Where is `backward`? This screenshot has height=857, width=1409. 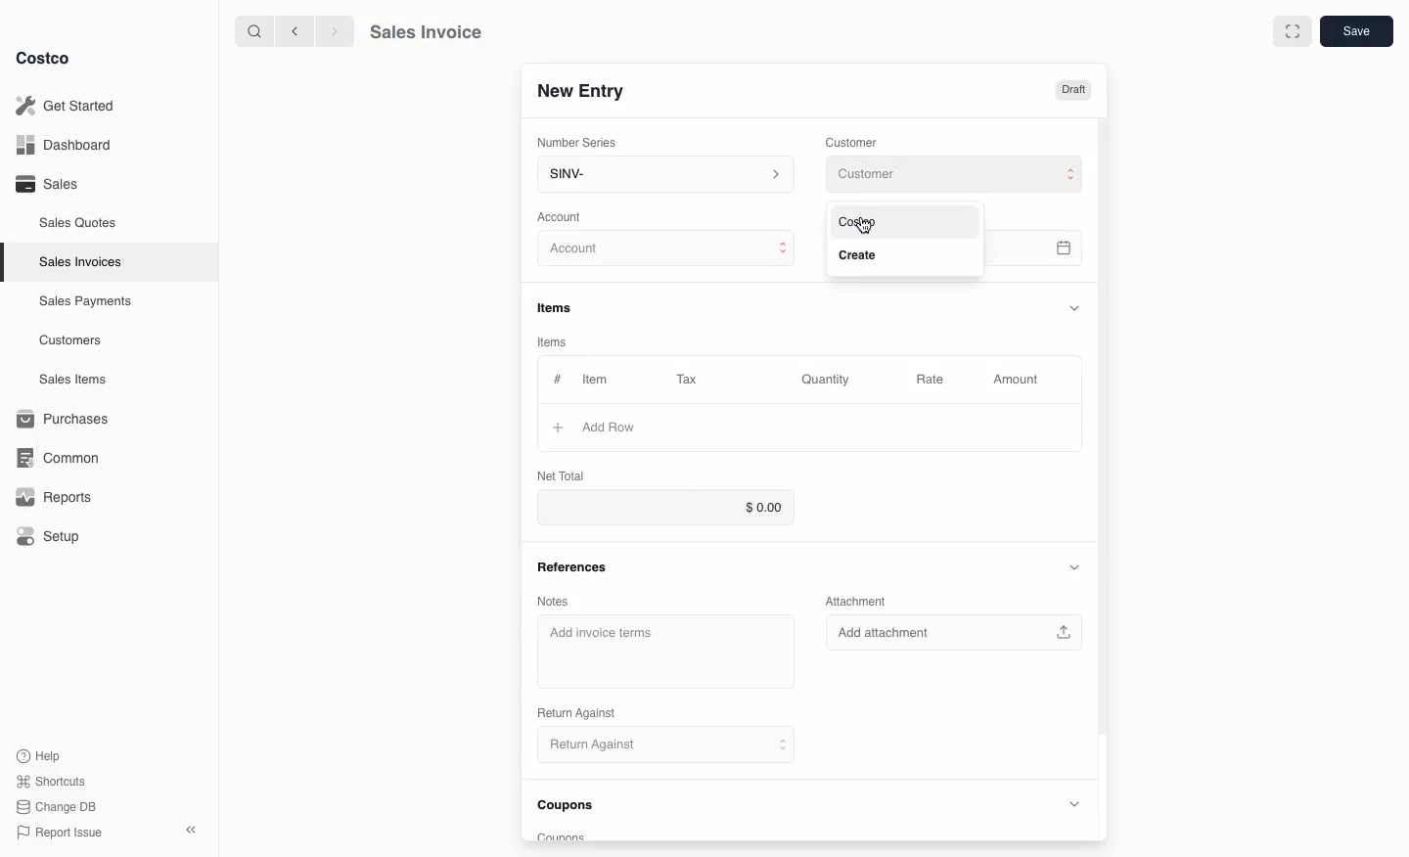
backward is located at coordinates (291, 30).